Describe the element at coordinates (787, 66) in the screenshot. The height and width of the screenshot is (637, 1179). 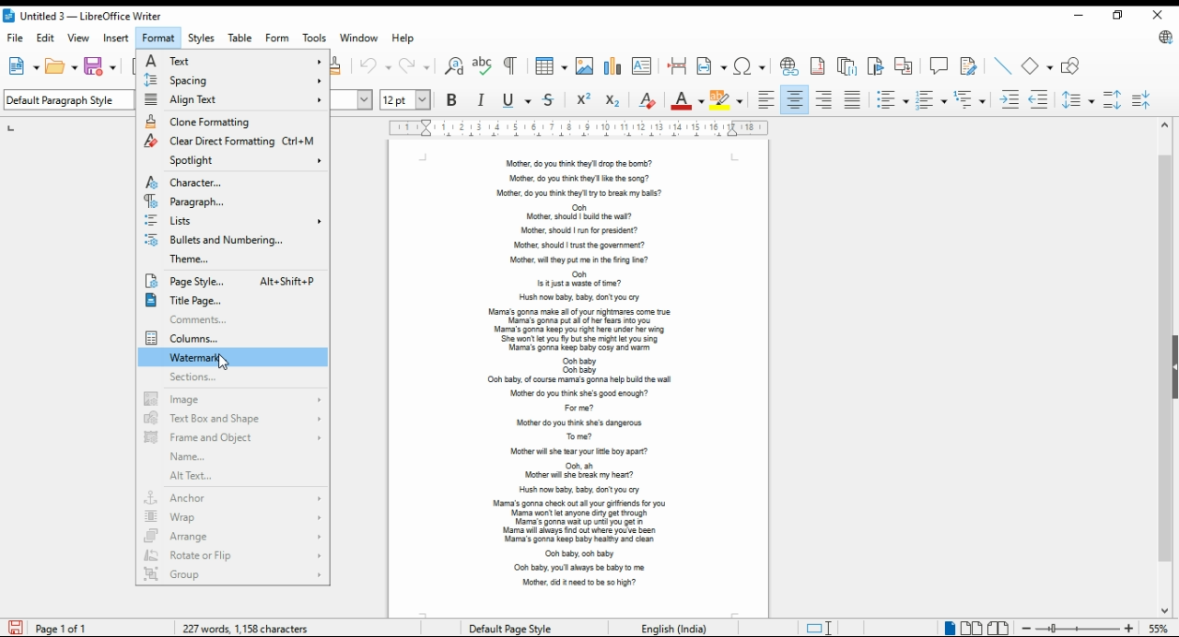
I see `insert hyperlink` at that location.